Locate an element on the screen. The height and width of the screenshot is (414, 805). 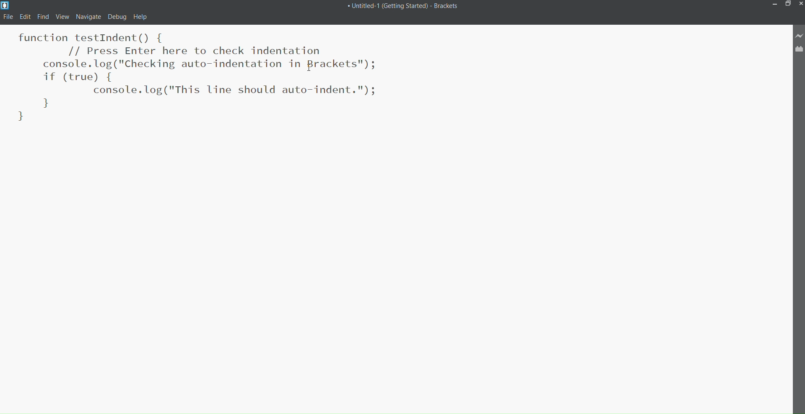
Live Preview is located at coordinates (799, 36).